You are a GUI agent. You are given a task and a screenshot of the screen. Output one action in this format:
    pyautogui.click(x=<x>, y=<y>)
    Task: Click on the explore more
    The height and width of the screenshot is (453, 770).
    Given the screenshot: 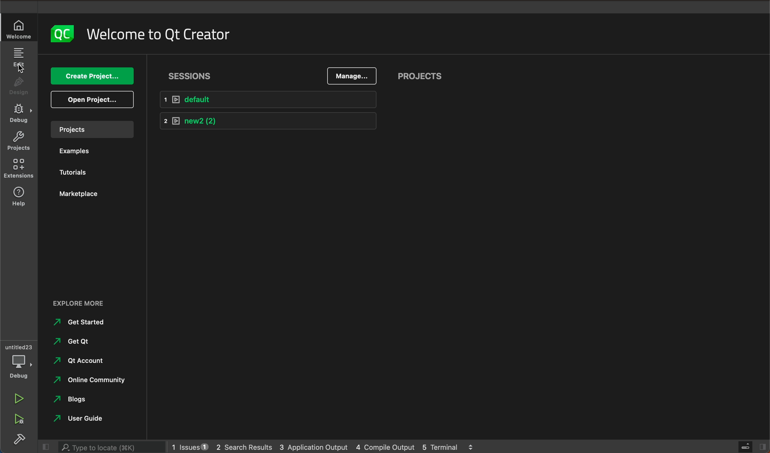 What is the action you would take?
    pyautogui.click(x=89, y=299)
    